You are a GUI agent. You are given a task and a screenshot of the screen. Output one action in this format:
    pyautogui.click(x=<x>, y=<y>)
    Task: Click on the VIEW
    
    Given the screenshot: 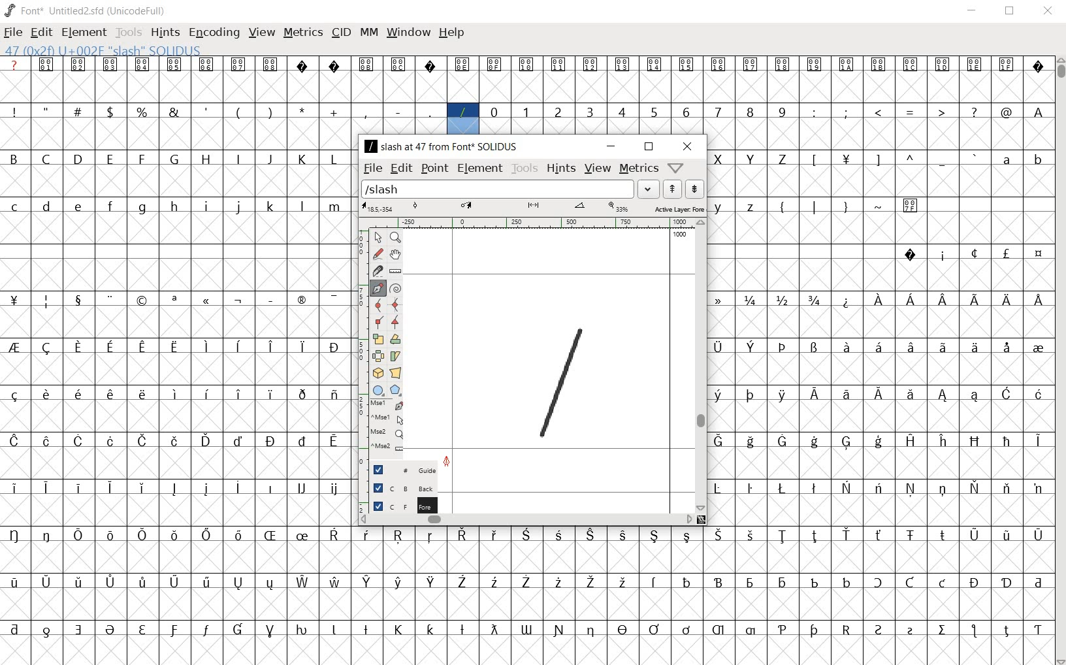 What is the action you would take?
    pyautogui.click(x=262, y=33)
    